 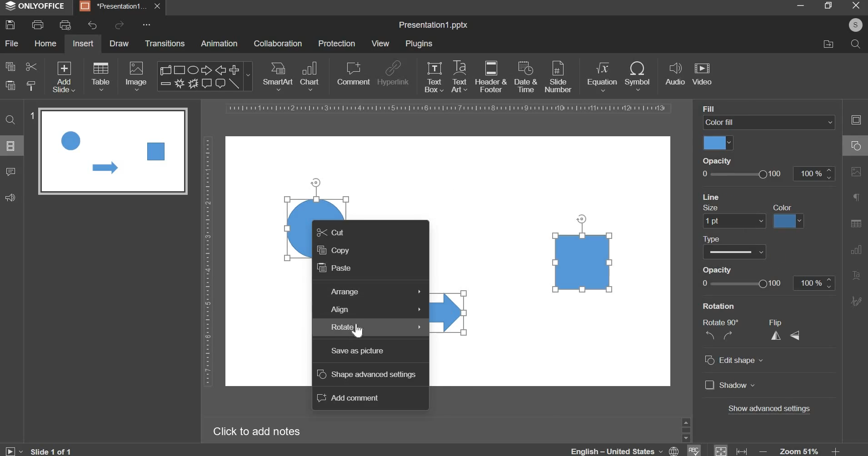 What do you see at coordinates (855, 274) in the screenshot?
I see `text art setting` at bounding box center [855, 274].